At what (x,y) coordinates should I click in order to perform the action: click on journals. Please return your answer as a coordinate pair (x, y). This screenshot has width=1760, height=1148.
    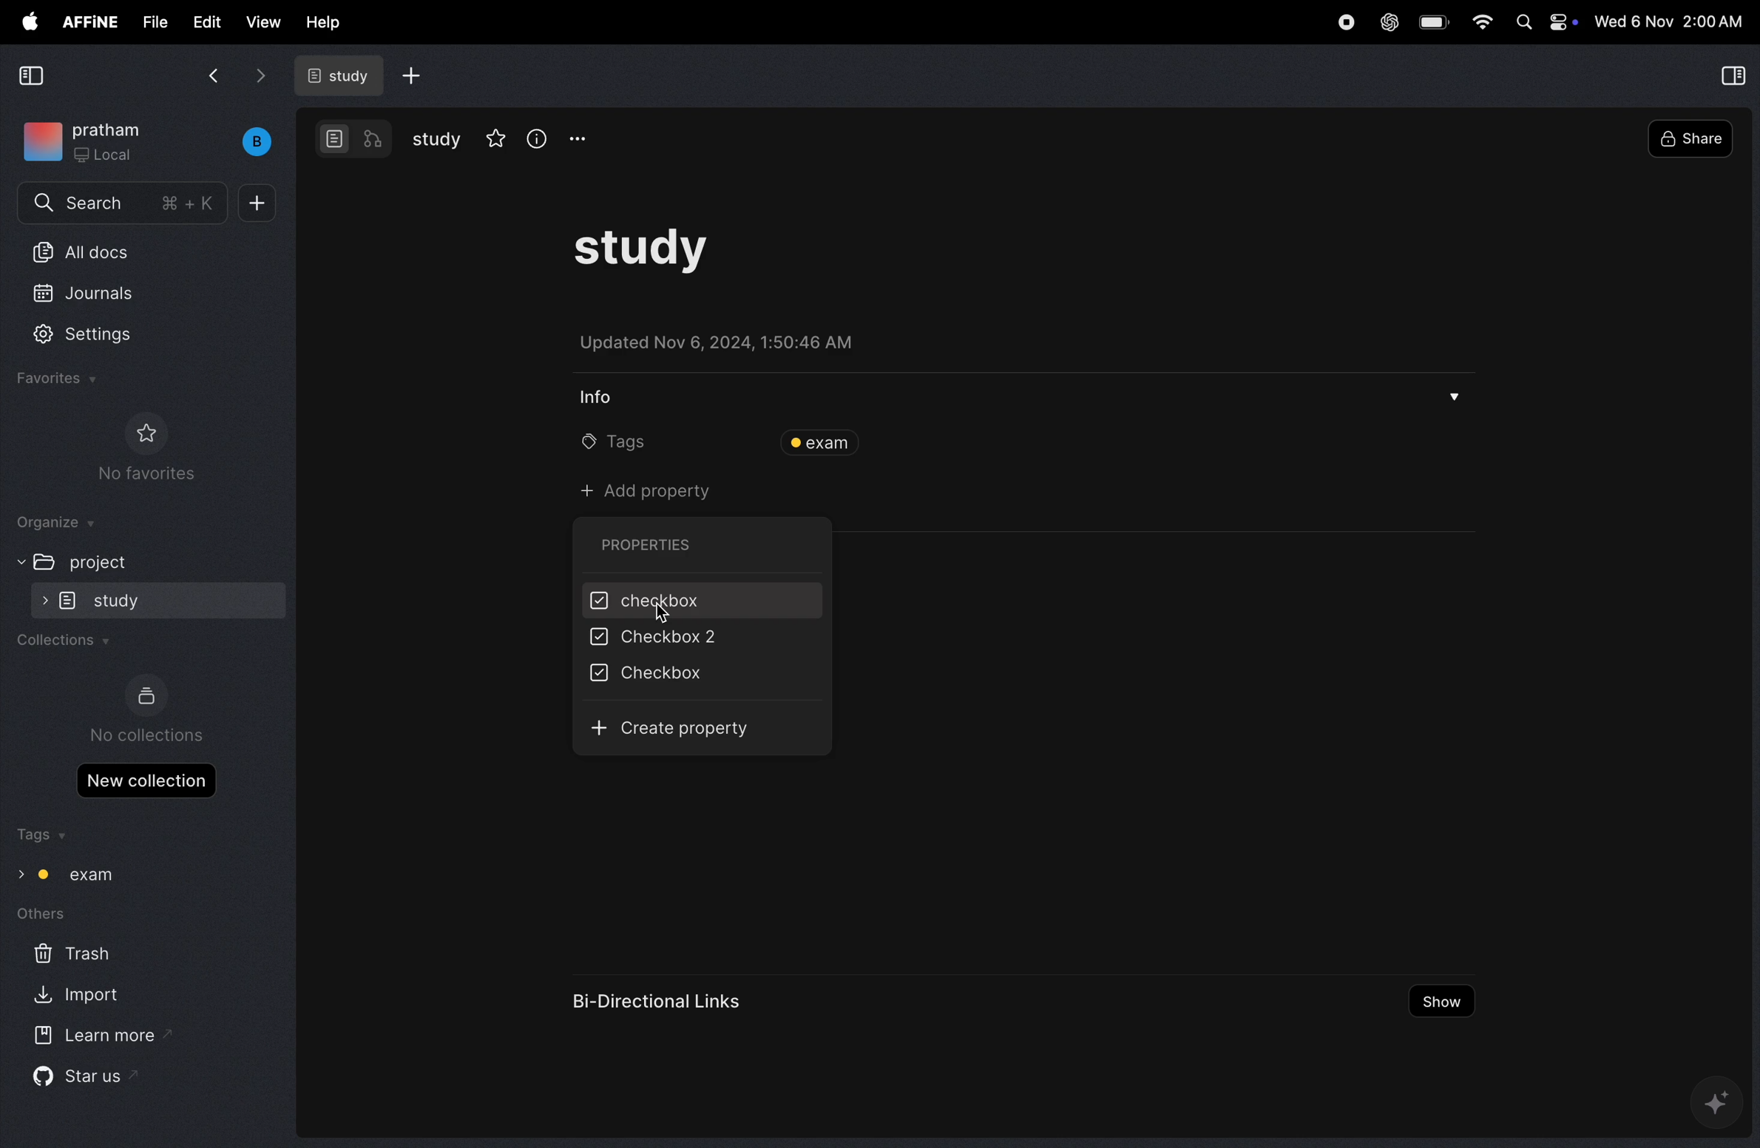
    Looking at the image, I should click on (115, 293).